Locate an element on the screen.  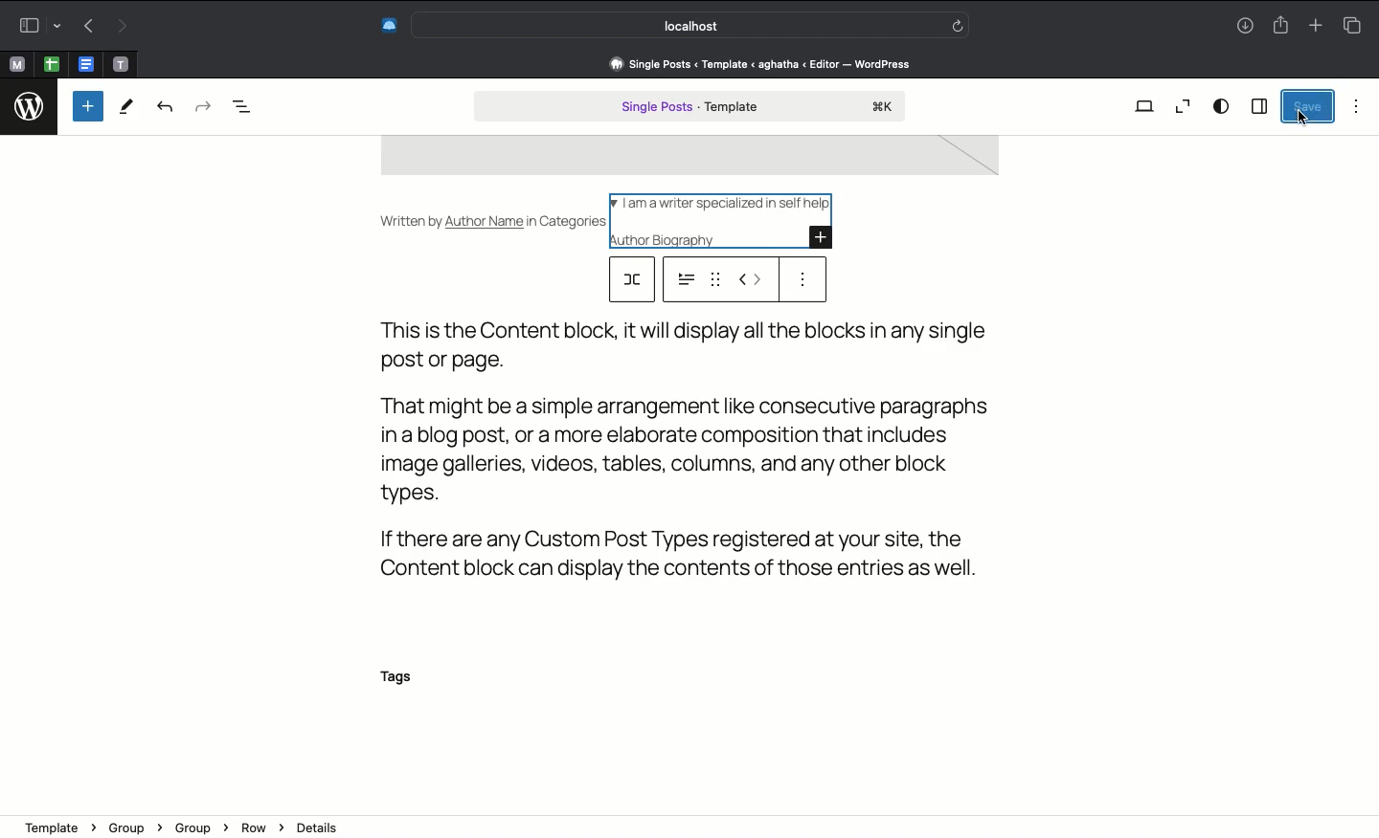
Row is located at coordinates (260, 827).